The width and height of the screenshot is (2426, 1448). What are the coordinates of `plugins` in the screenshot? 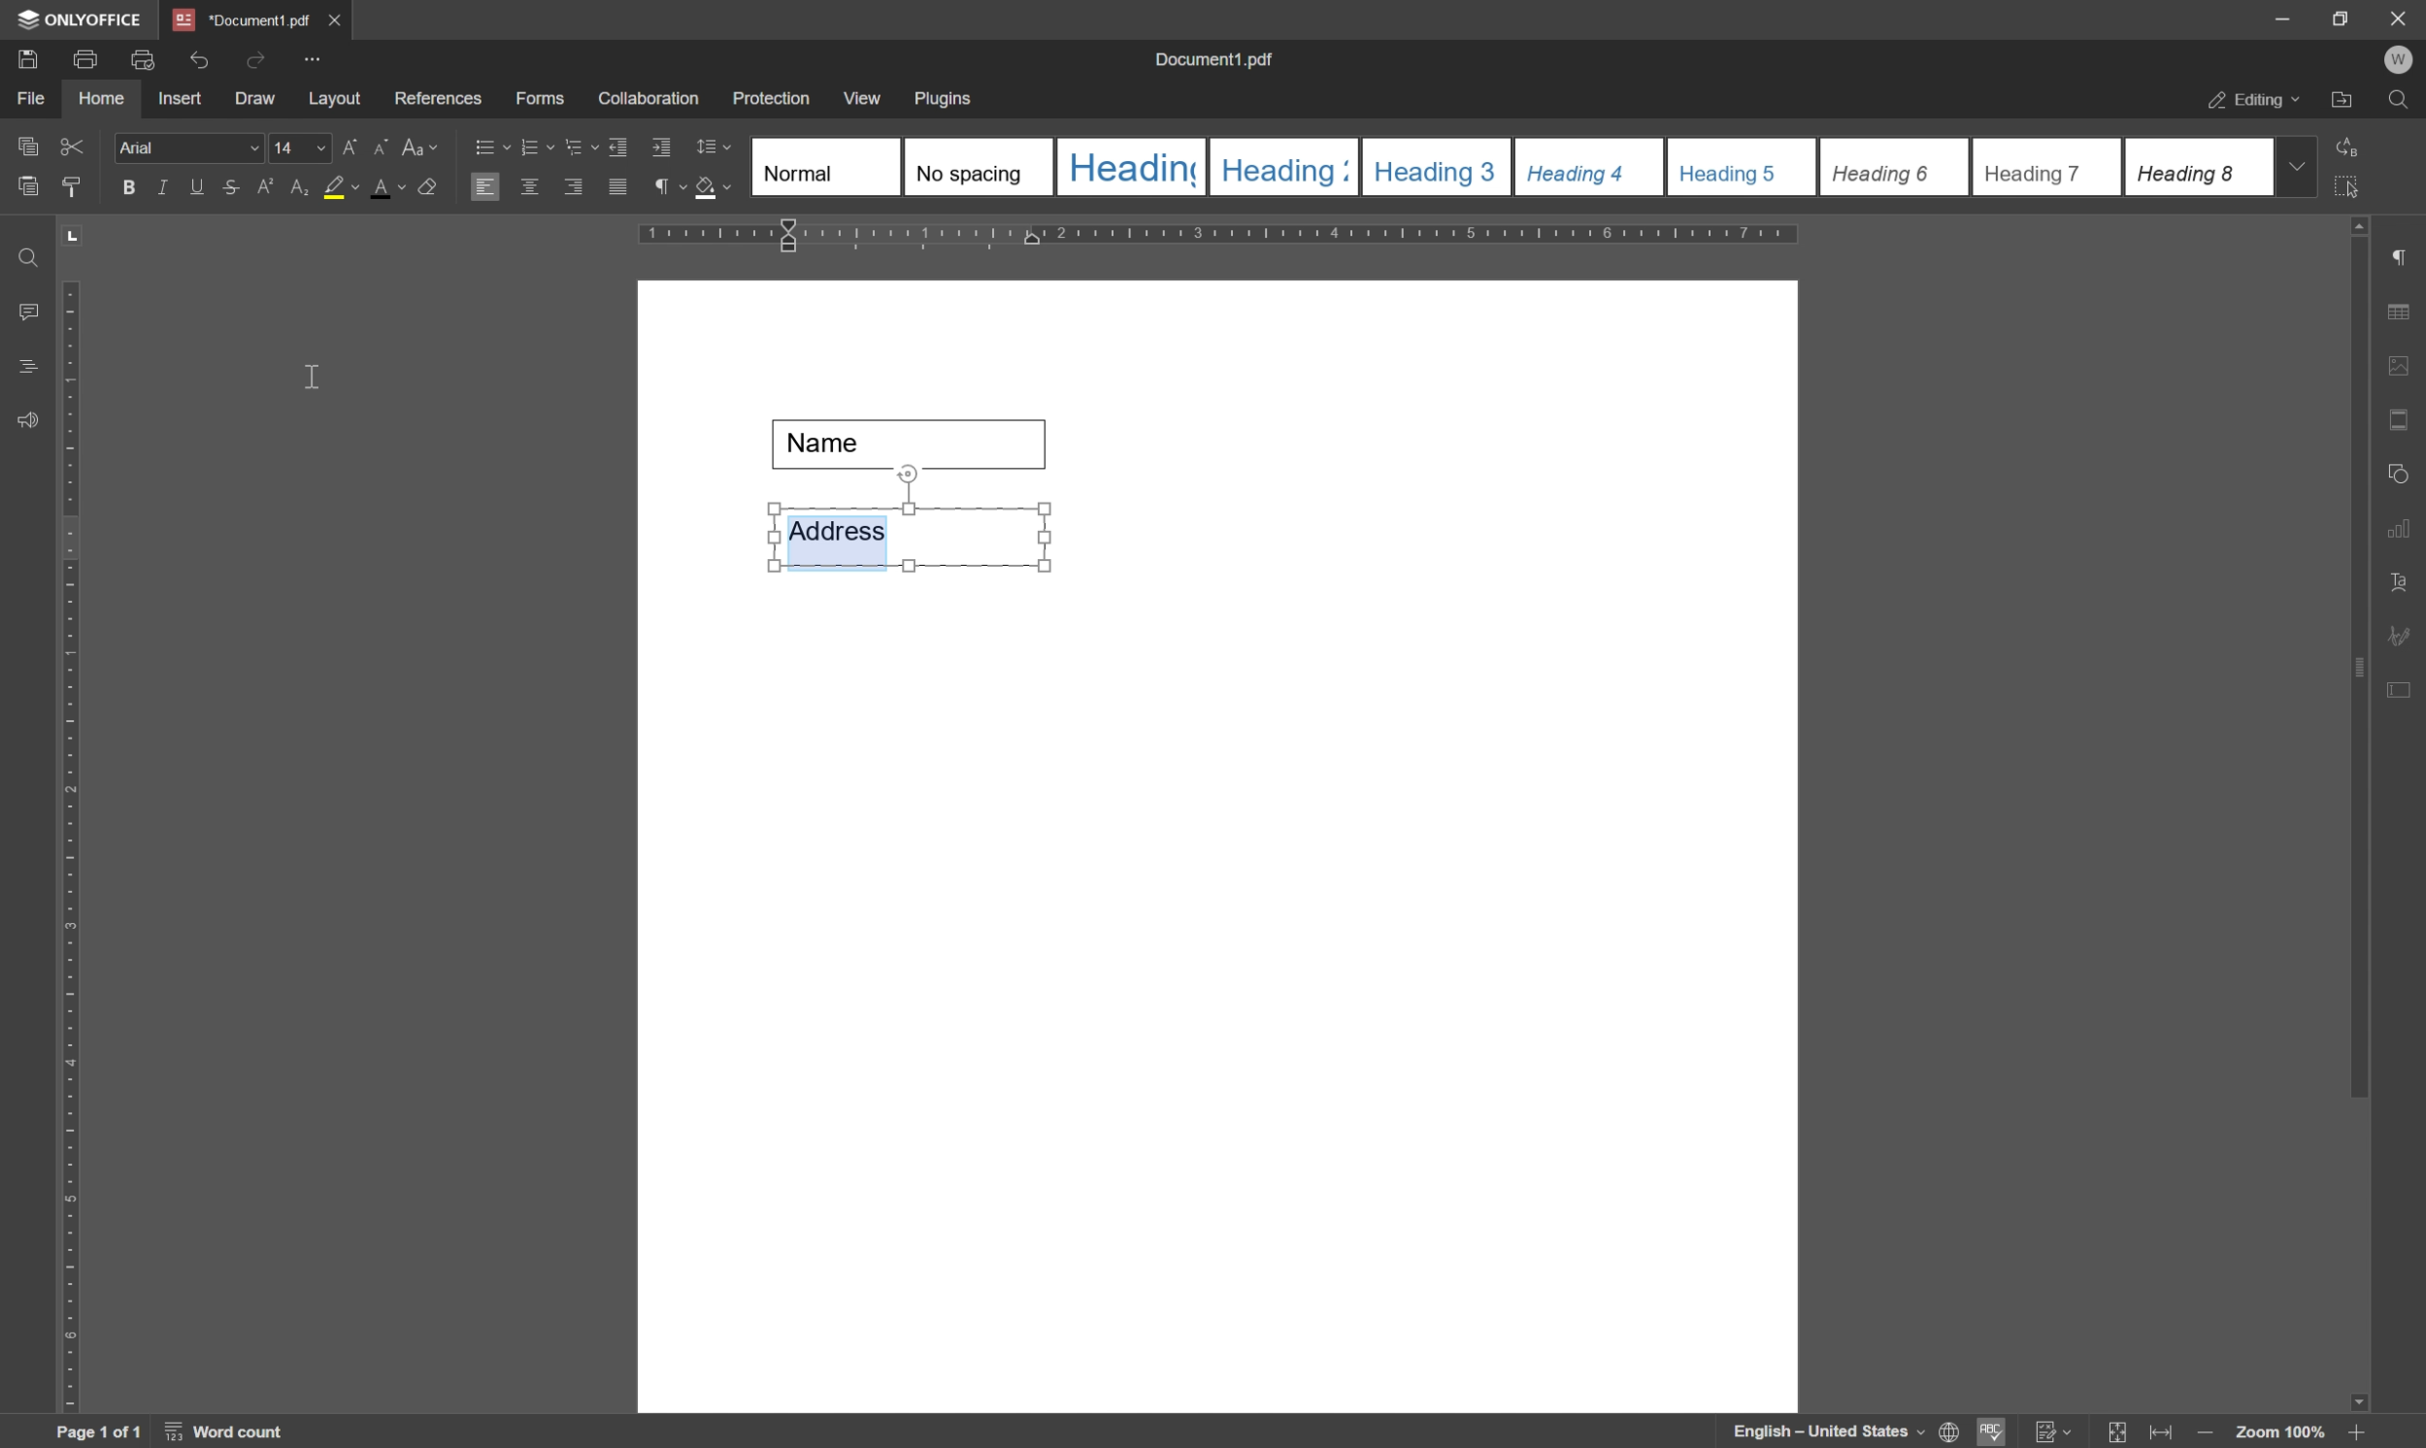 It's located at (945, 100).